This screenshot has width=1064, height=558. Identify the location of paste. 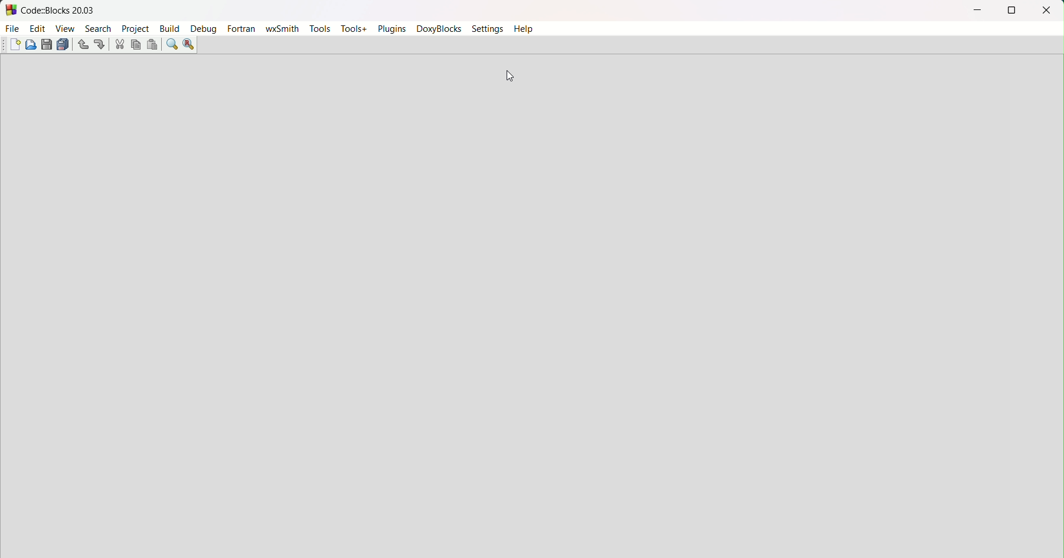
(151, 45).